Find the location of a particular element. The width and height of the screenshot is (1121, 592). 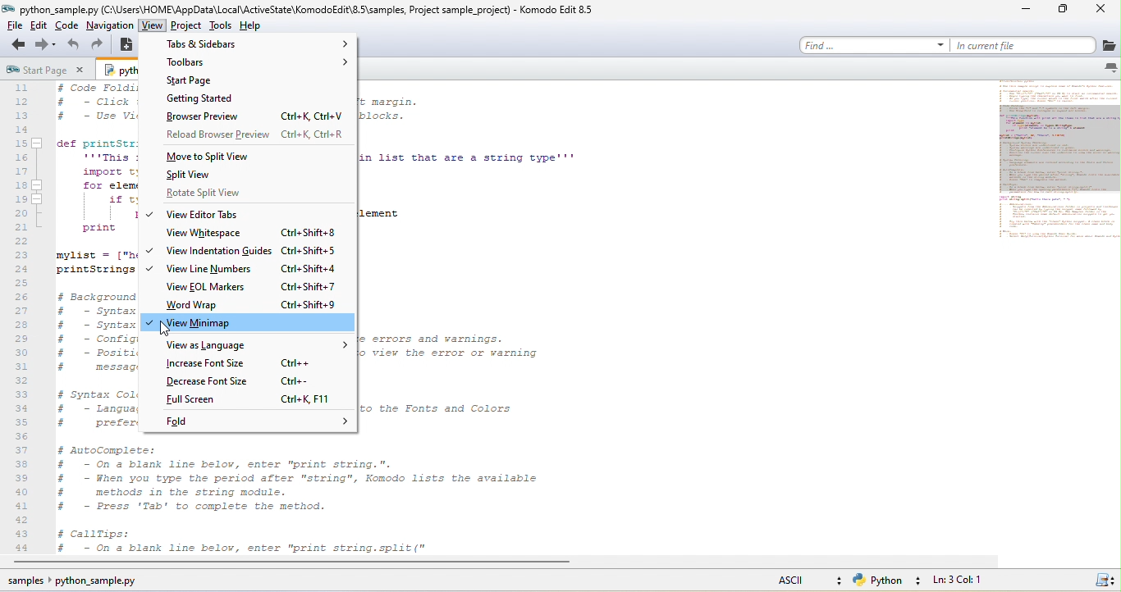

tabs and sidebars is located at coordinates (255, 45).